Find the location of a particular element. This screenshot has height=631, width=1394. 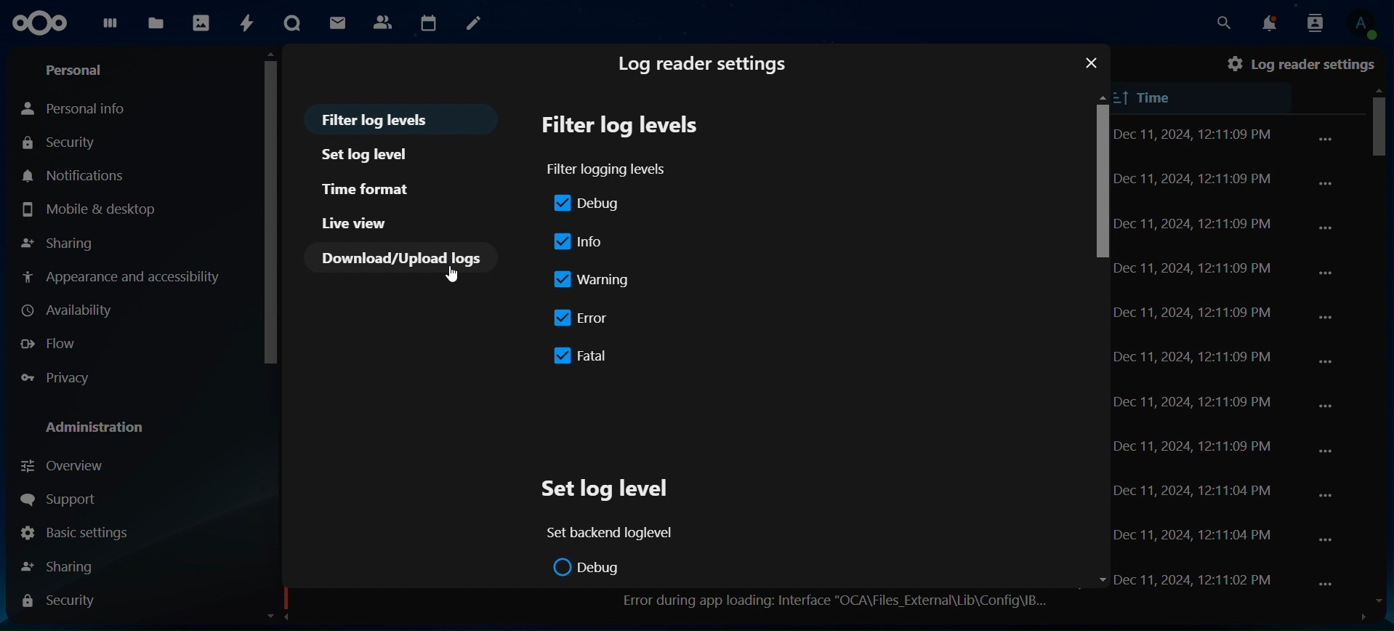

filter log levels is located at coordinates (628, 123).